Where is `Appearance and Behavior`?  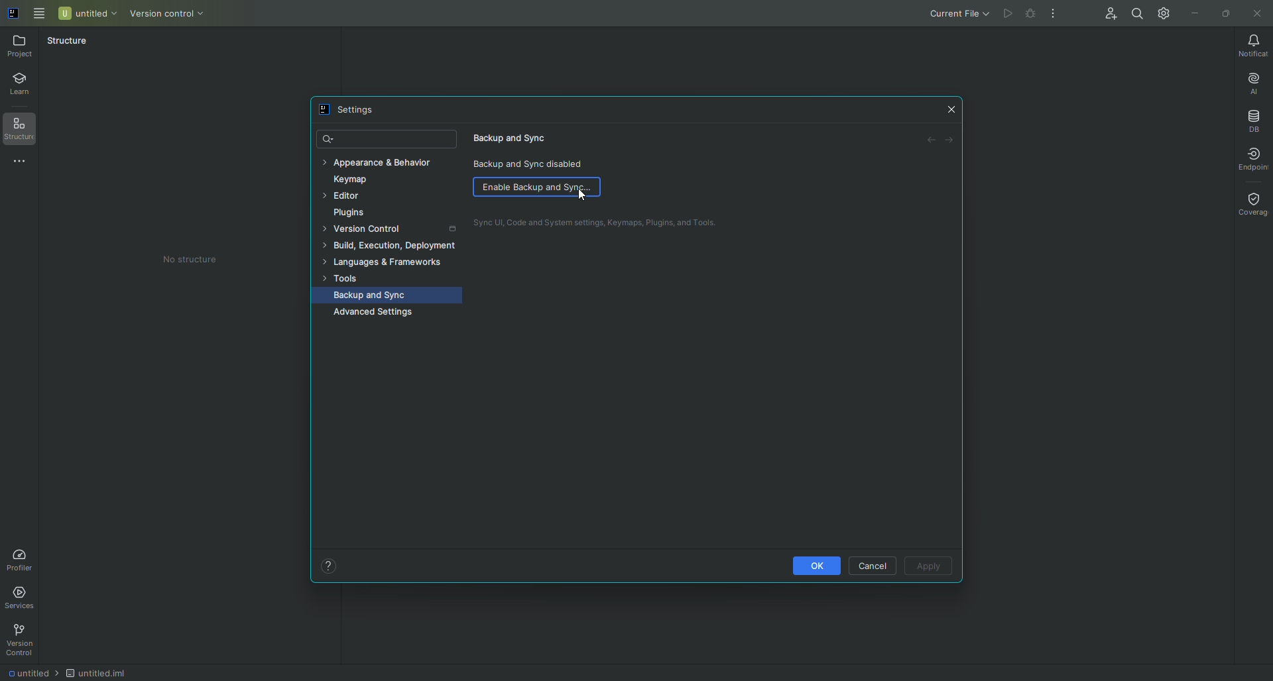 Appearance and Behavior is located at coordinates (386, 163).